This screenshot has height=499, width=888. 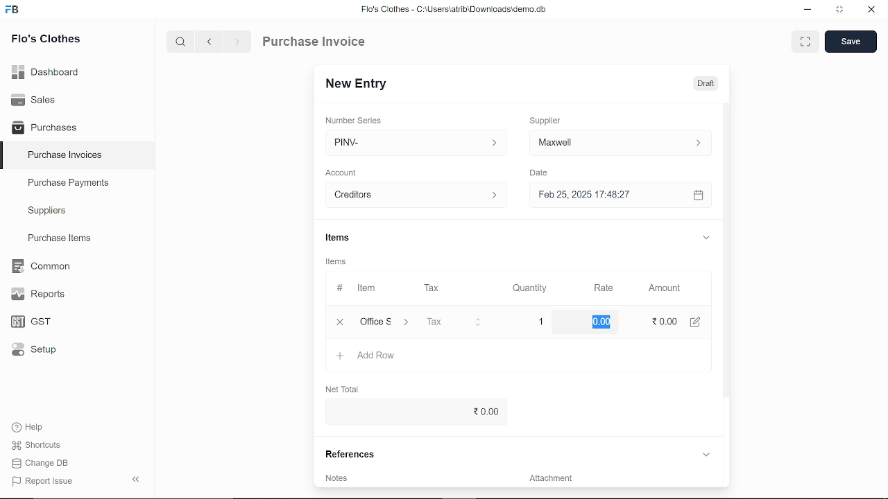 What do you see at coordinates (29, 427) in the screenshot?
I see `Help` at bounding box center [29, 427].